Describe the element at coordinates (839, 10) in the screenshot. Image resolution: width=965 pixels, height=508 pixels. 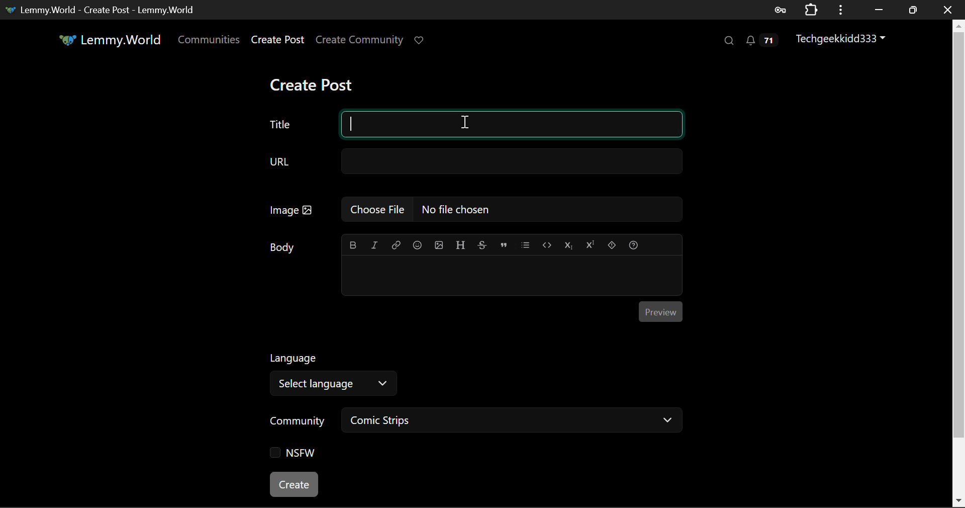
I see `Options` at that location.